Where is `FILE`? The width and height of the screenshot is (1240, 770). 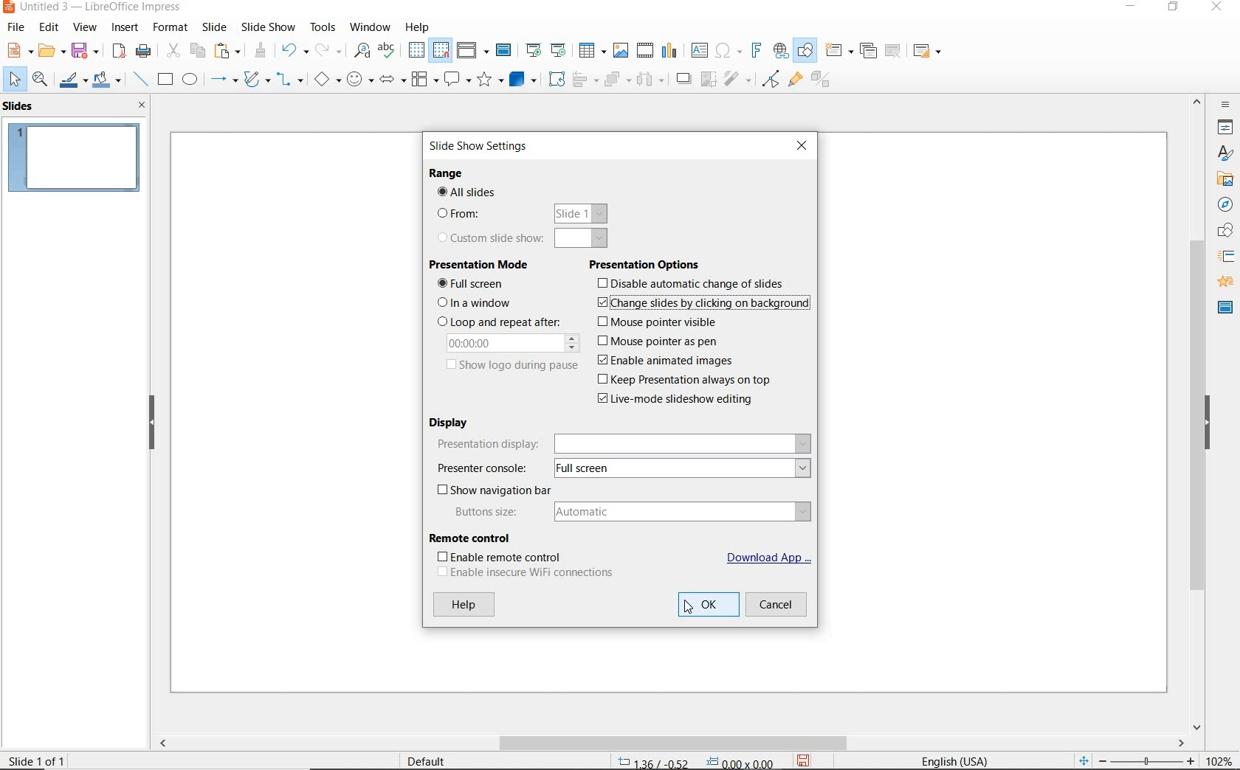
FILE is located at coordinates (13, 27).